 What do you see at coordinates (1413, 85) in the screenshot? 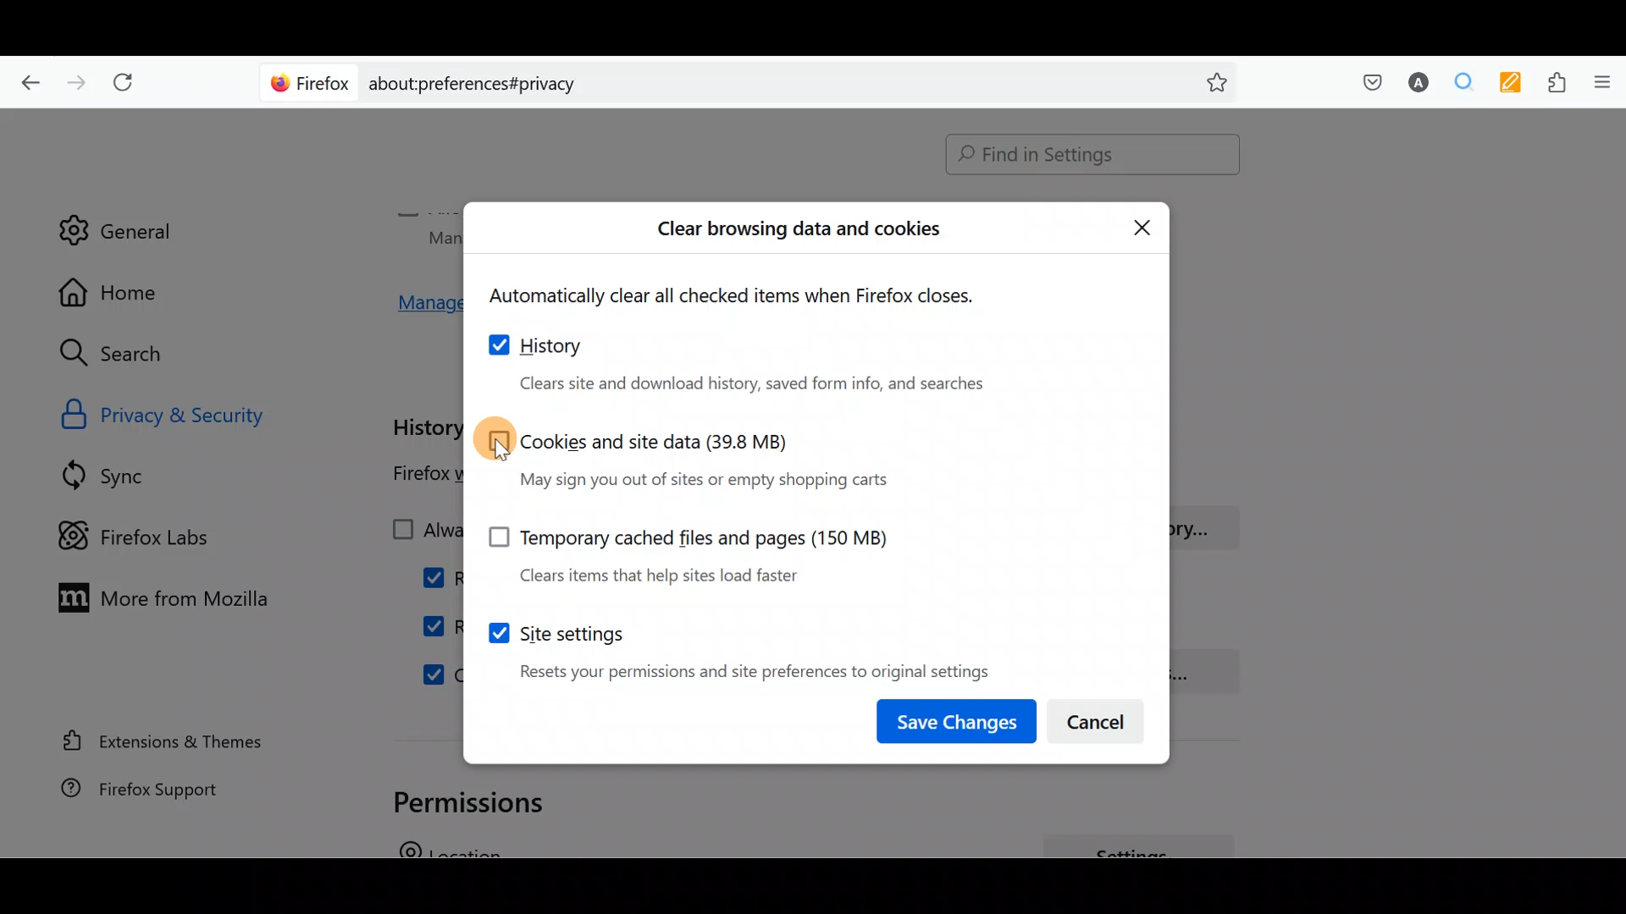
I see `Account name` at bounding box center [1413, 85].